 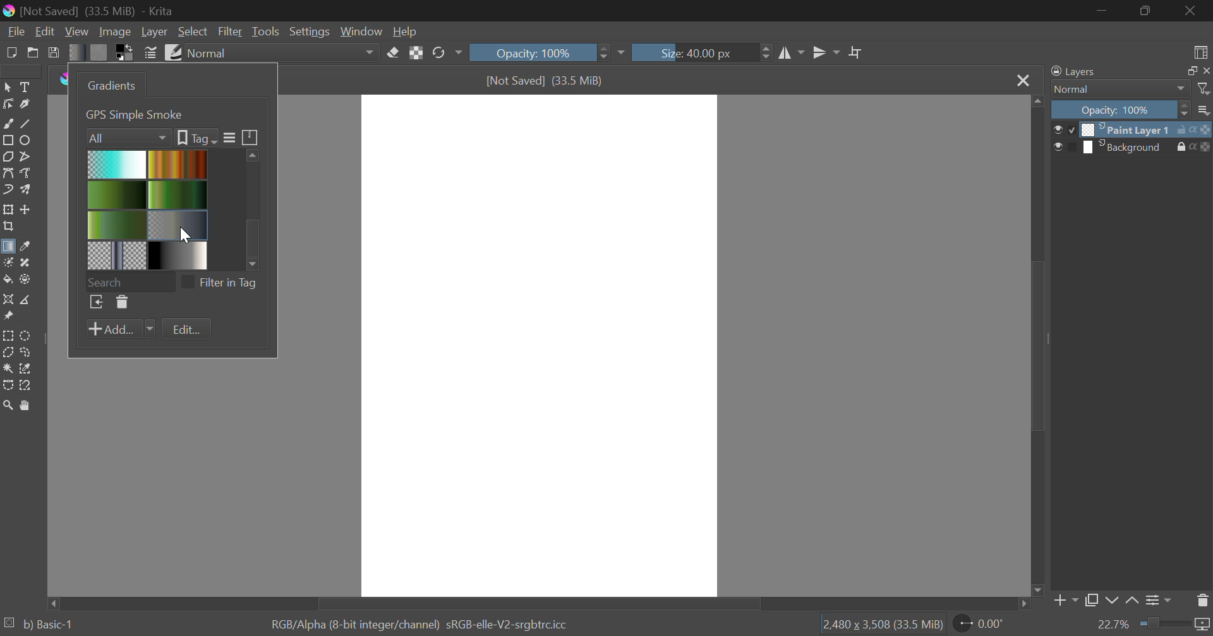 I want to click on Filter Menu, so click(x=228, y=138).